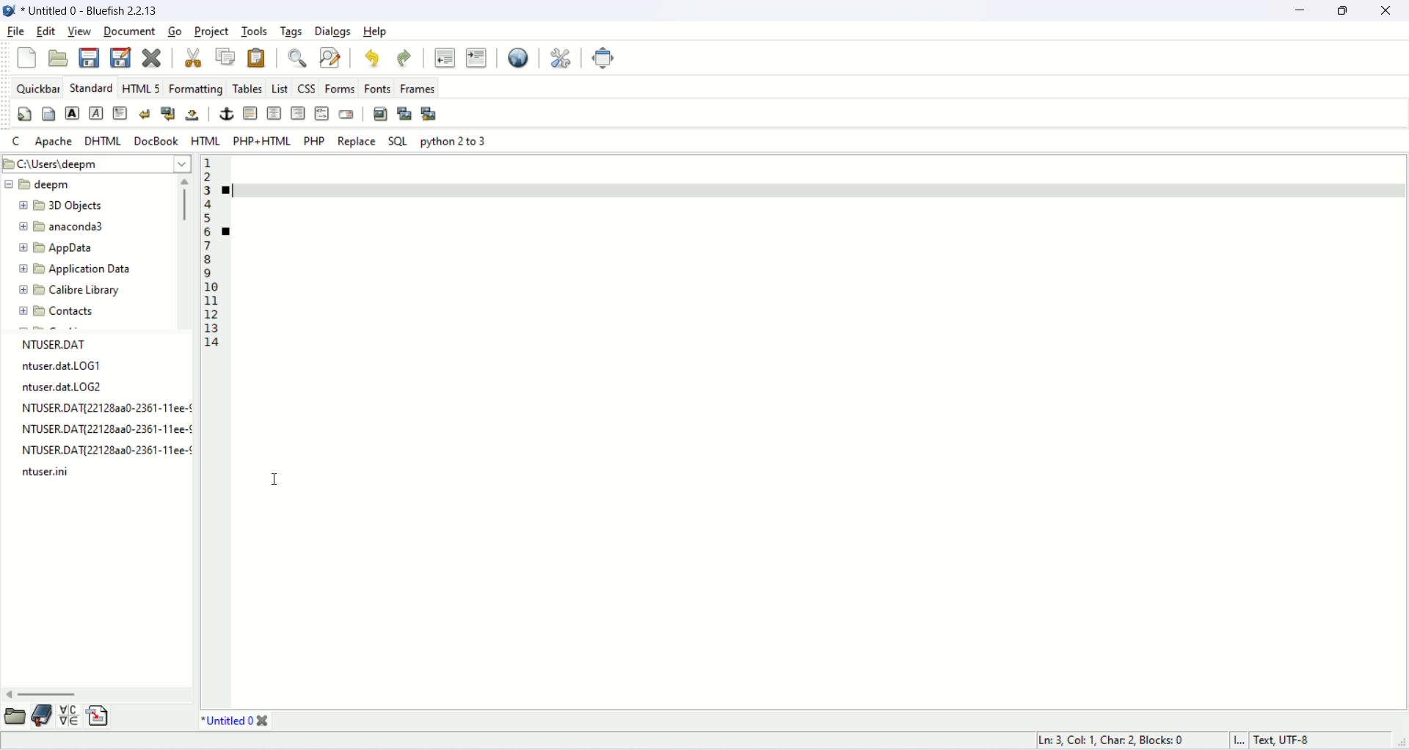 The image size is (1409, 750). I want to click on paste, so click(259, 57).